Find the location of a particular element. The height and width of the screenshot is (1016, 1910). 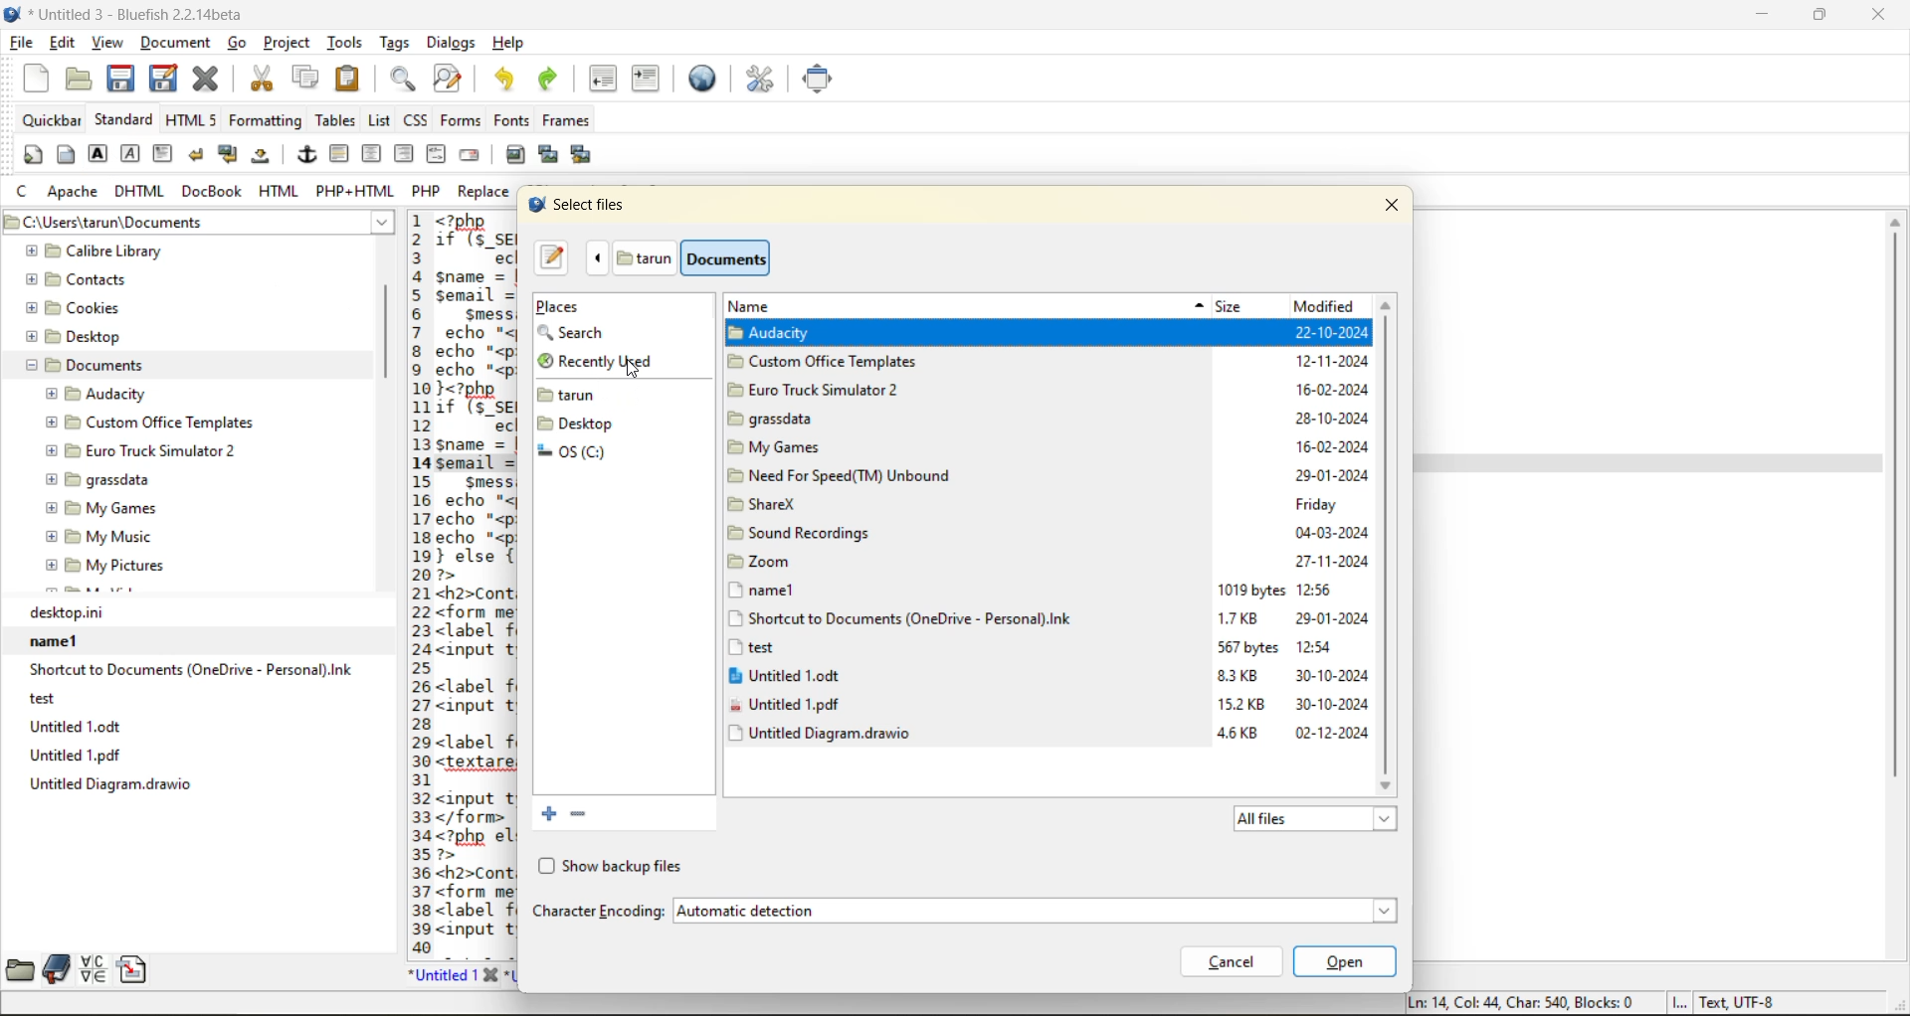

edit is located at coordinates (64, 44).